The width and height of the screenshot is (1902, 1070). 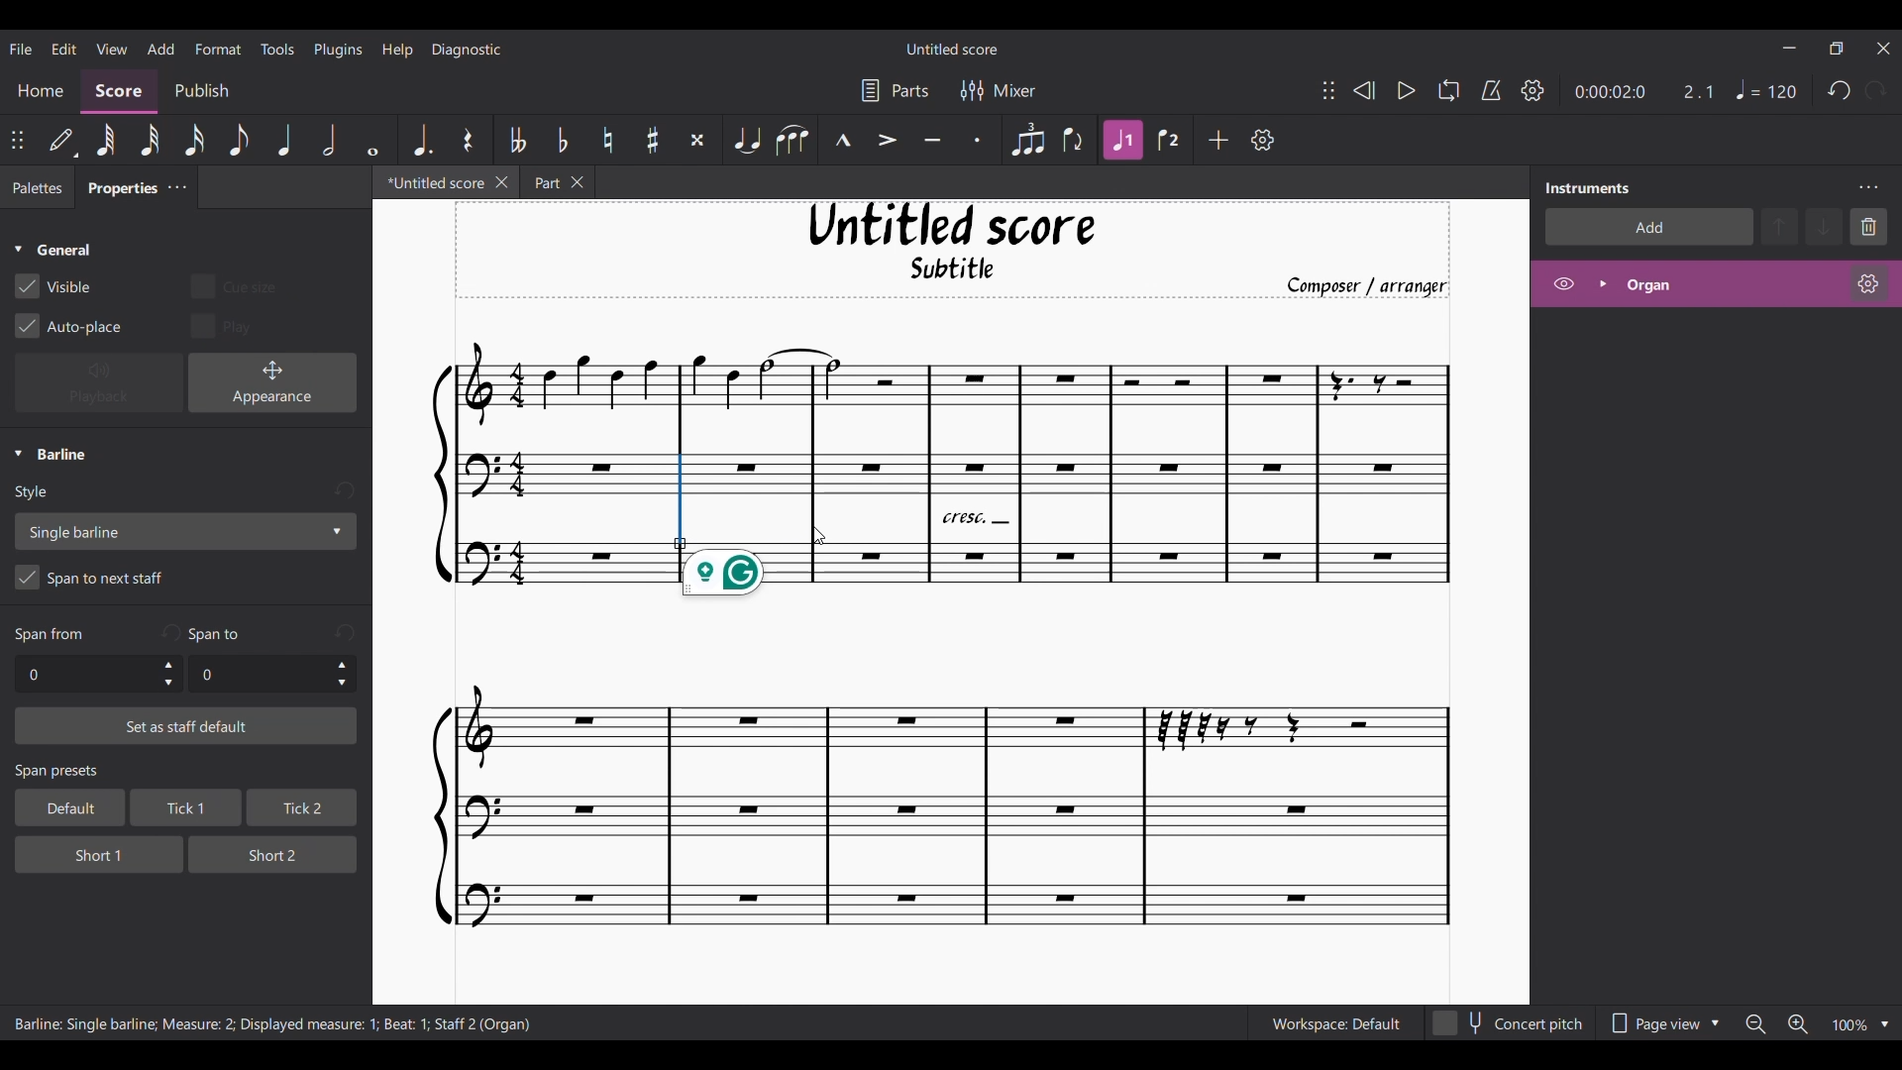 What do you see at coordinates (1797, 1025) in the screenshot?
I see `Zoom in` at bounding box center [1797, 1025].